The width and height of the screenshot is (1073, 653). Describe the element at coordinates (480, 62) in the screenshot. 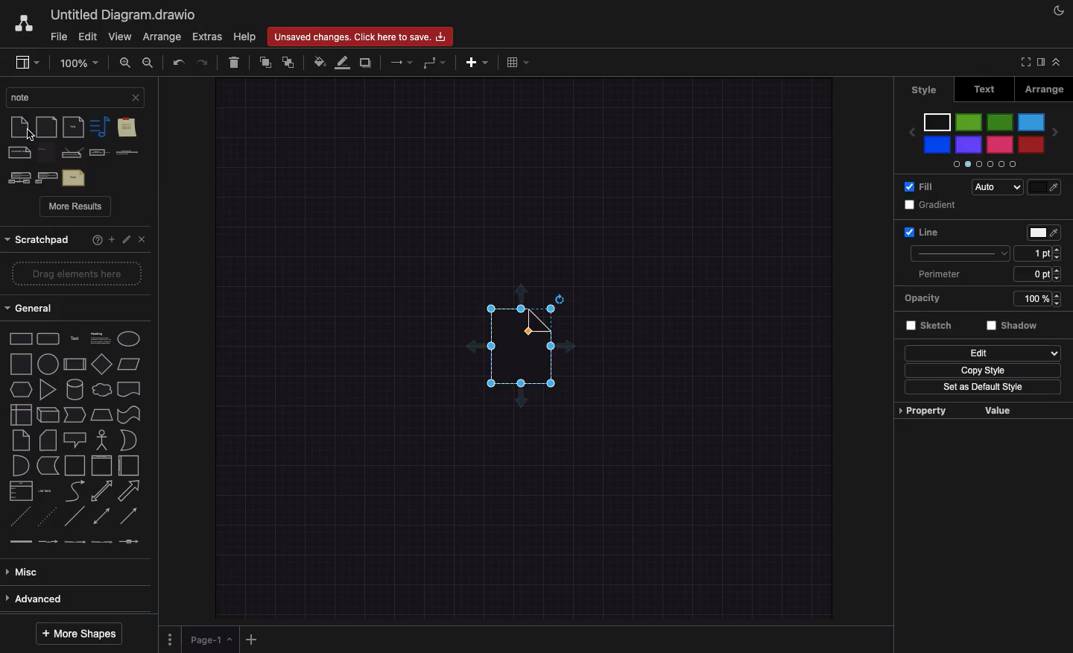

I see `Add` at that location.